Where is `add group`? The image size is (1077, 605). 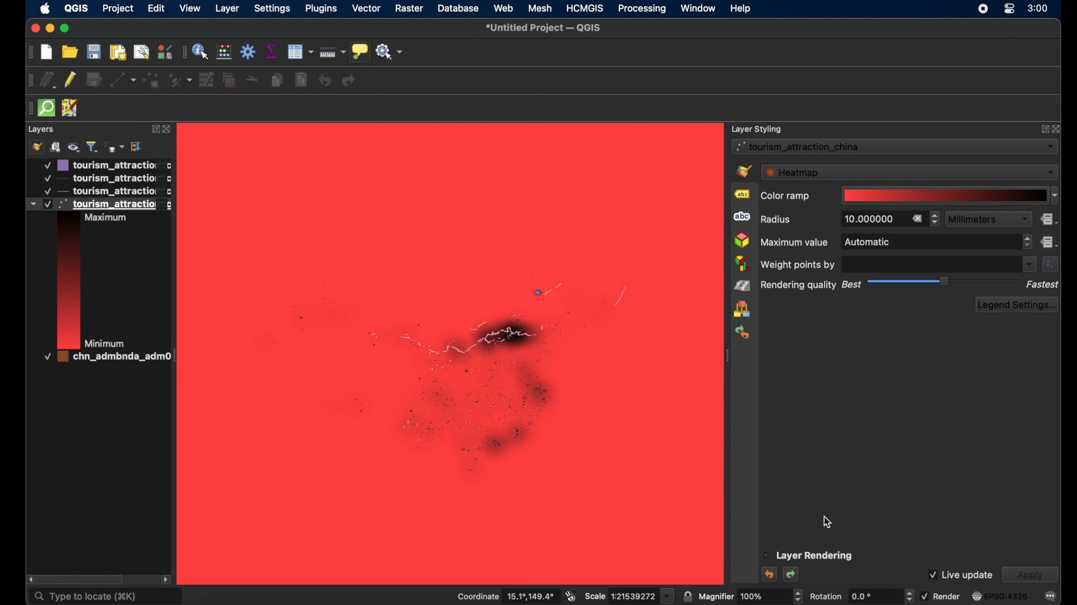 add group is located at coordinates (56, 147).